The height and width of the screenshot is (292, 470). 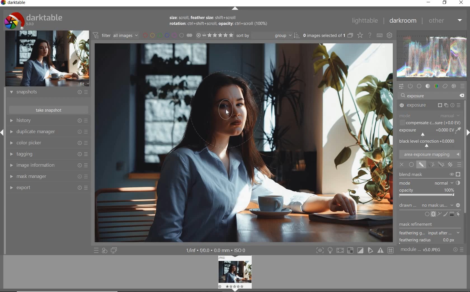 I want to click on quick access to presets, so click(x=97, y=250).